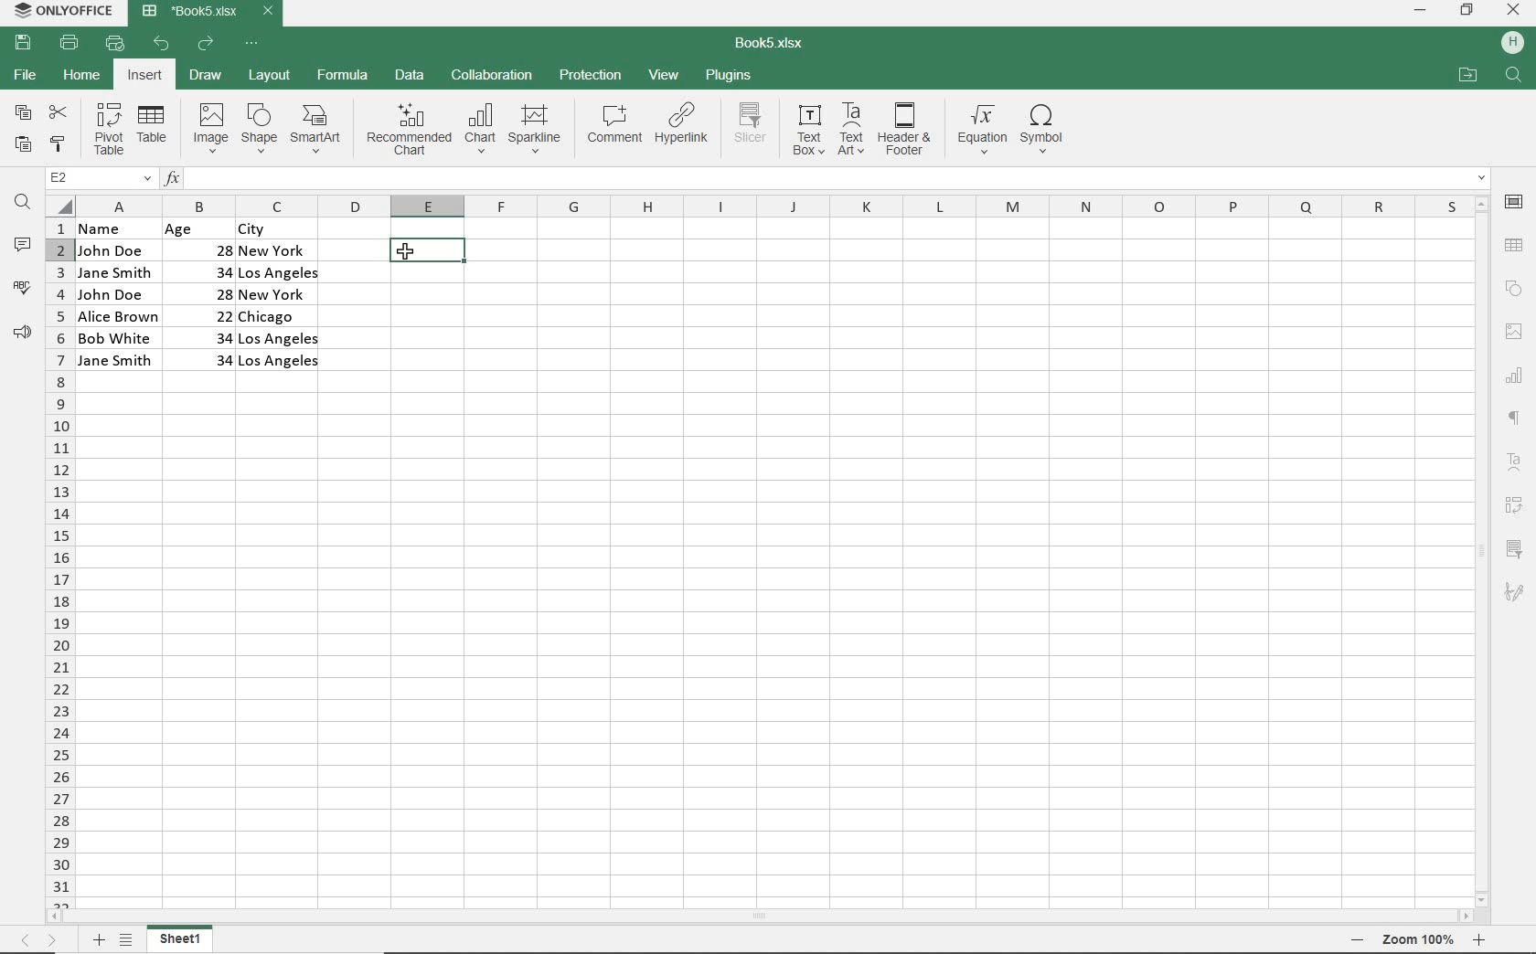  Describe the element at coordinates (1518, 239) in the screenshot. I see `TABLE` at that location.